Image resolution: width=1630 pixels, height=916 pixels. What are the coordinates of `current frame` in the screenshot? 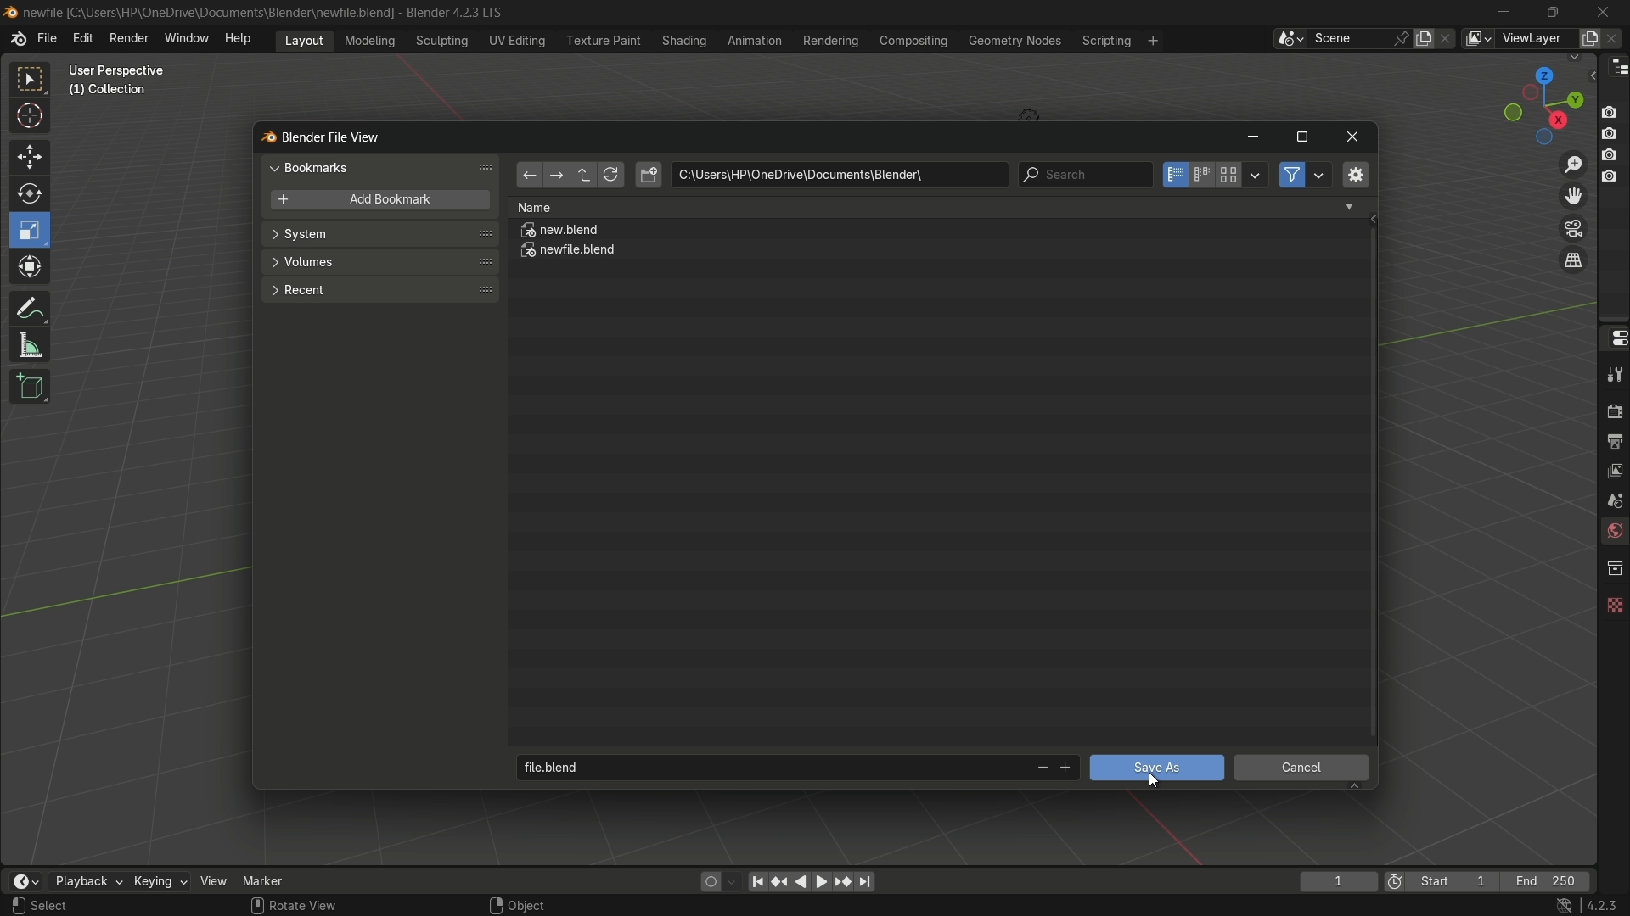 It's located at (1337, 881).